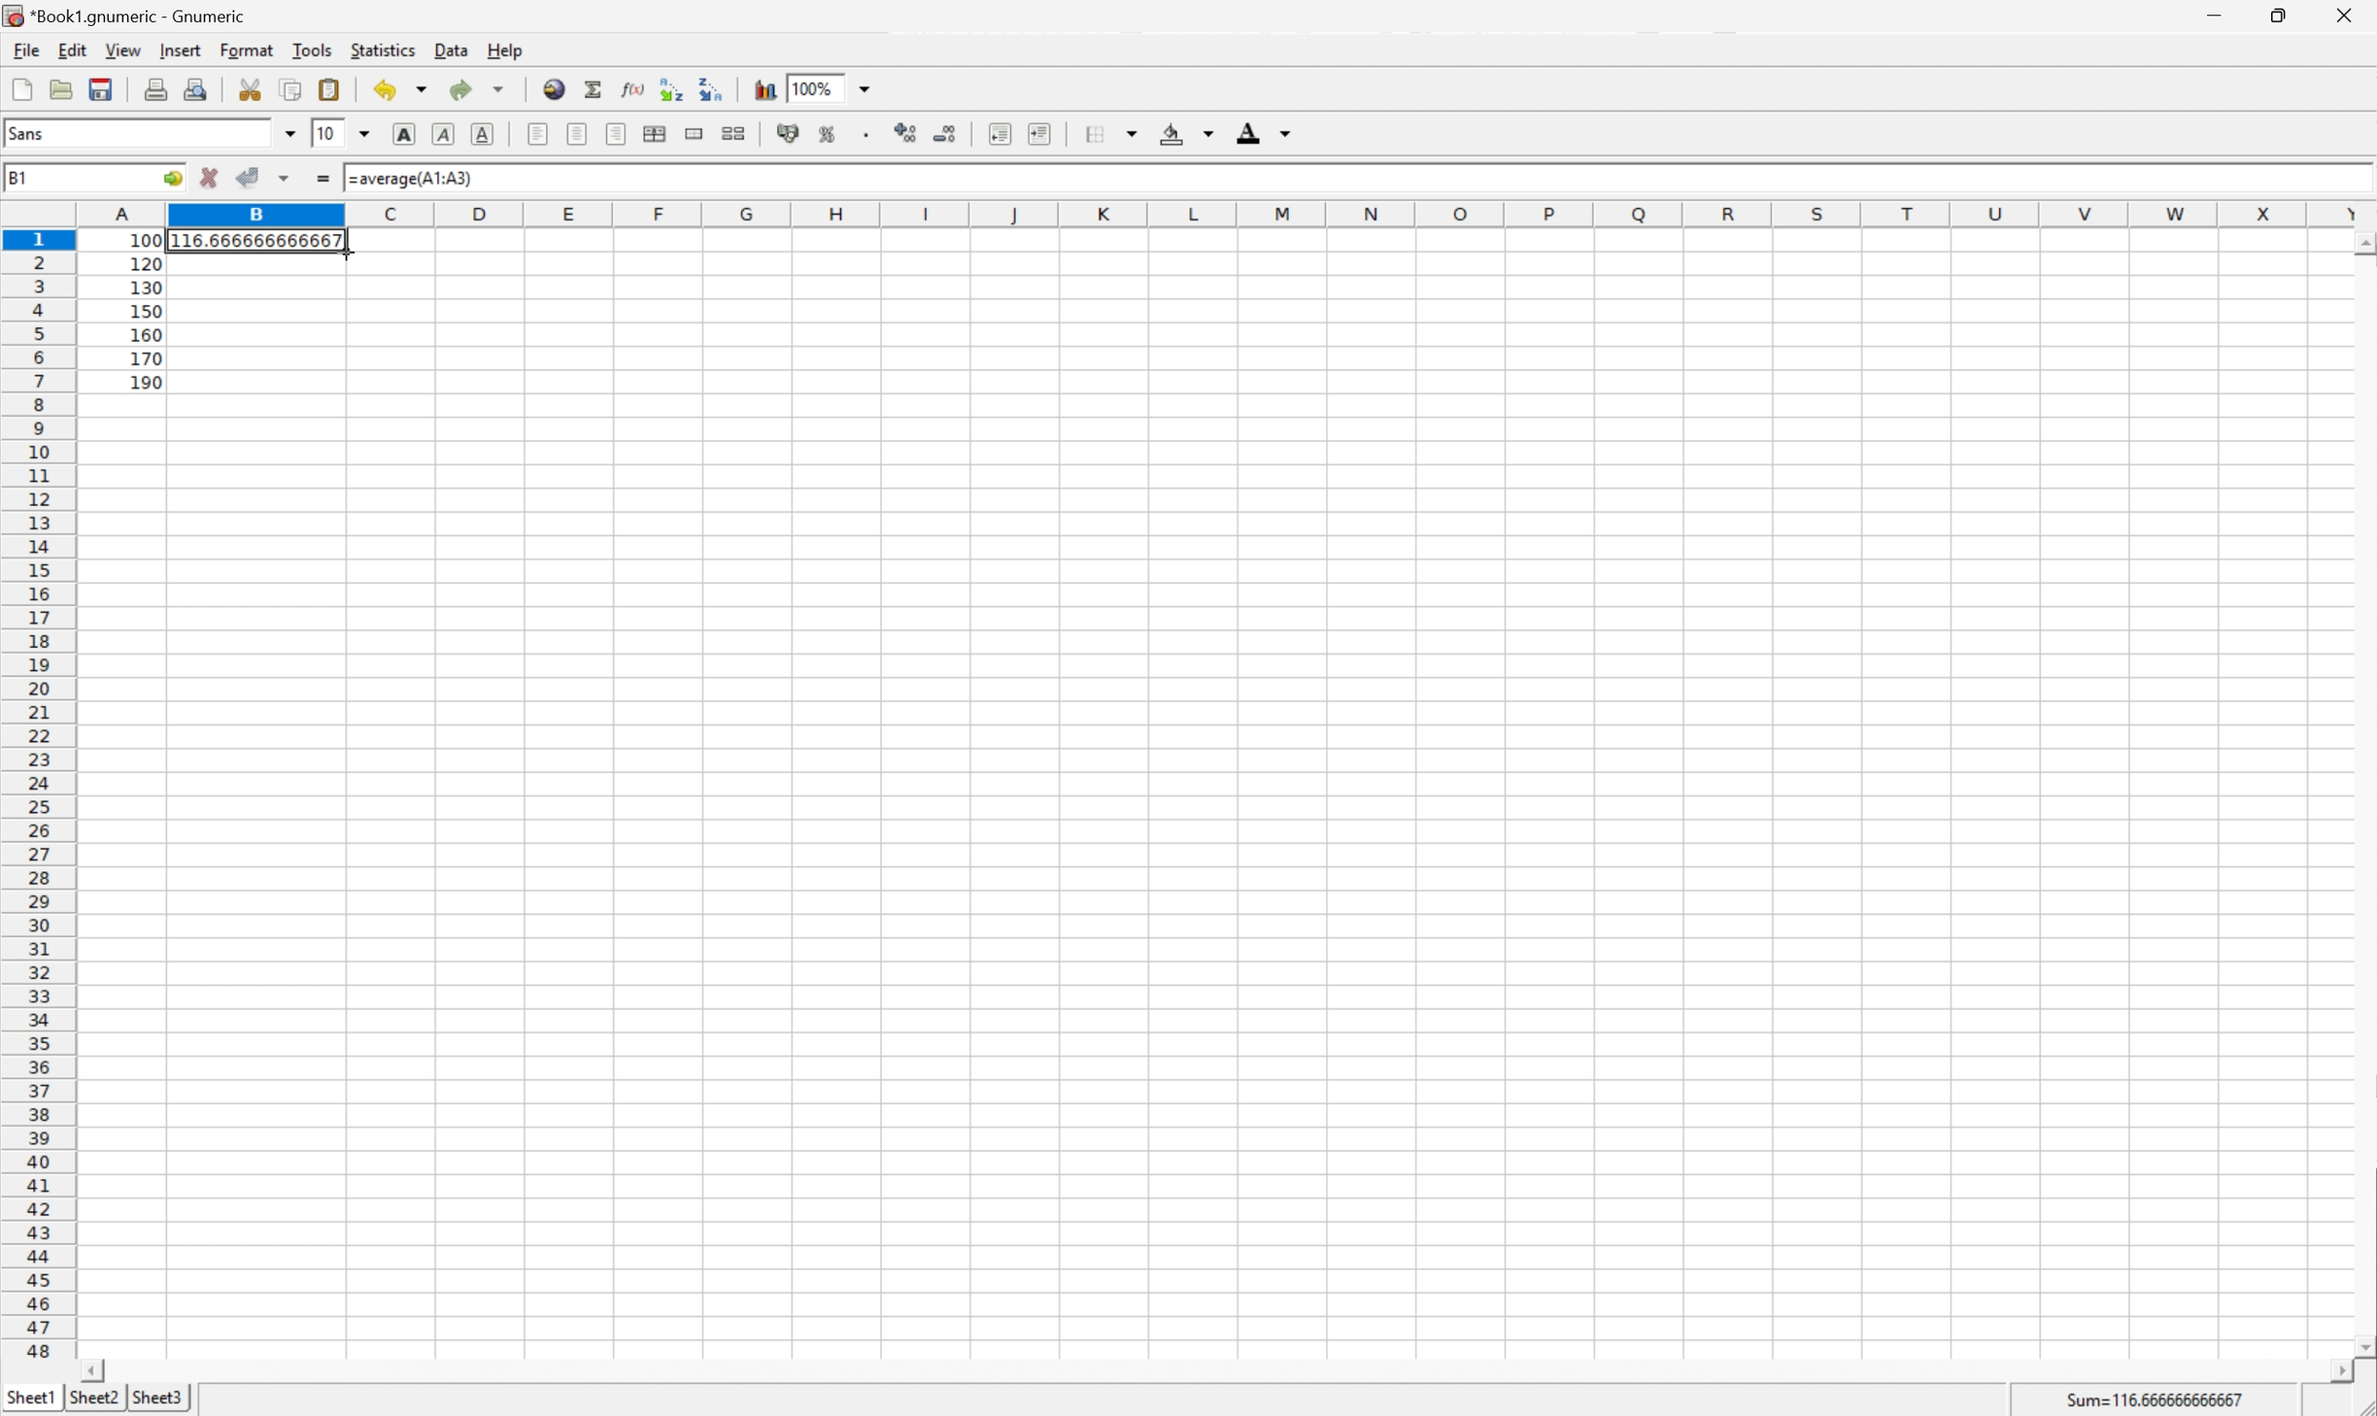 The image size is (2377, 1416). Describe the element at coordinates (792, 134) in the screenshot. I see `Format the selection as accounting` at that location.